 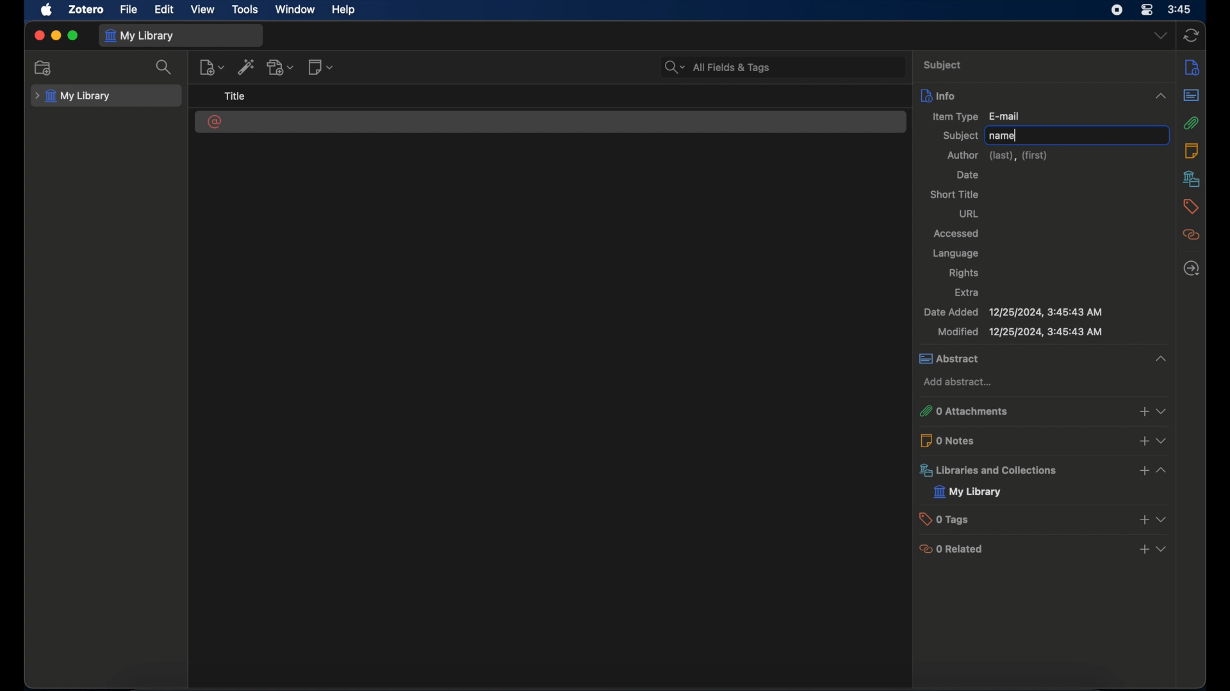 What do you see at coordinates (957, 235) in the screenshot?
I see `accessed` at bounding box center [957, 235].